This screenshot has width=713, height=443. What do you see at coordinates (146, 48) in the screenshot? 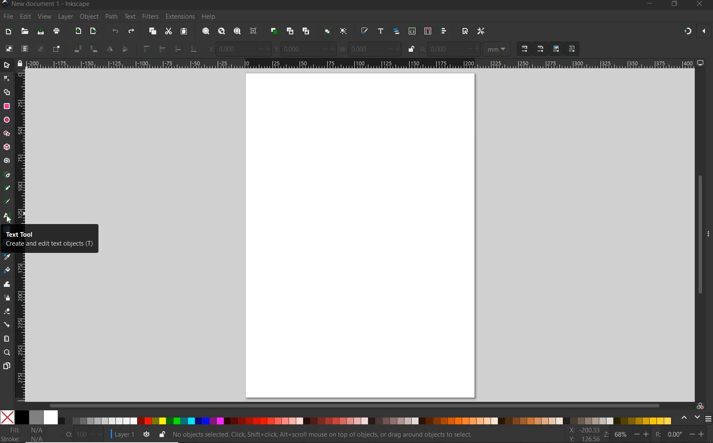
I see `raise selection` at bounding box center [146, 48].